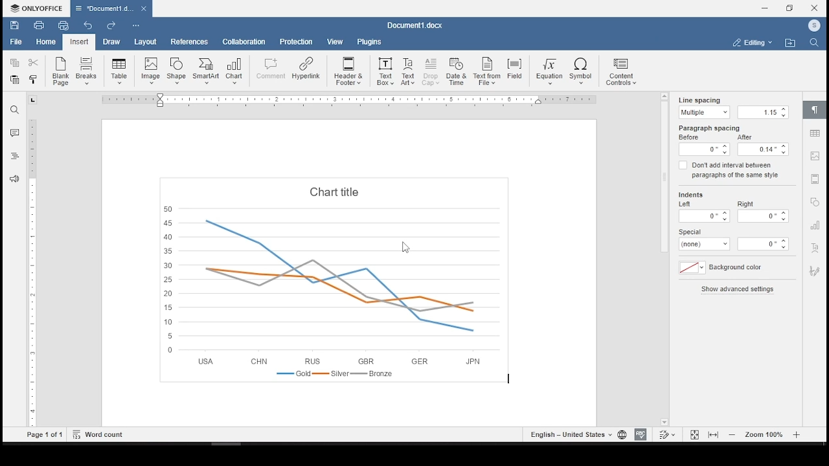 The height and width of the screenshot is (466, 829). Describe the element at coordinates (80, 41) in the screenshot. I see `insert` at that location.